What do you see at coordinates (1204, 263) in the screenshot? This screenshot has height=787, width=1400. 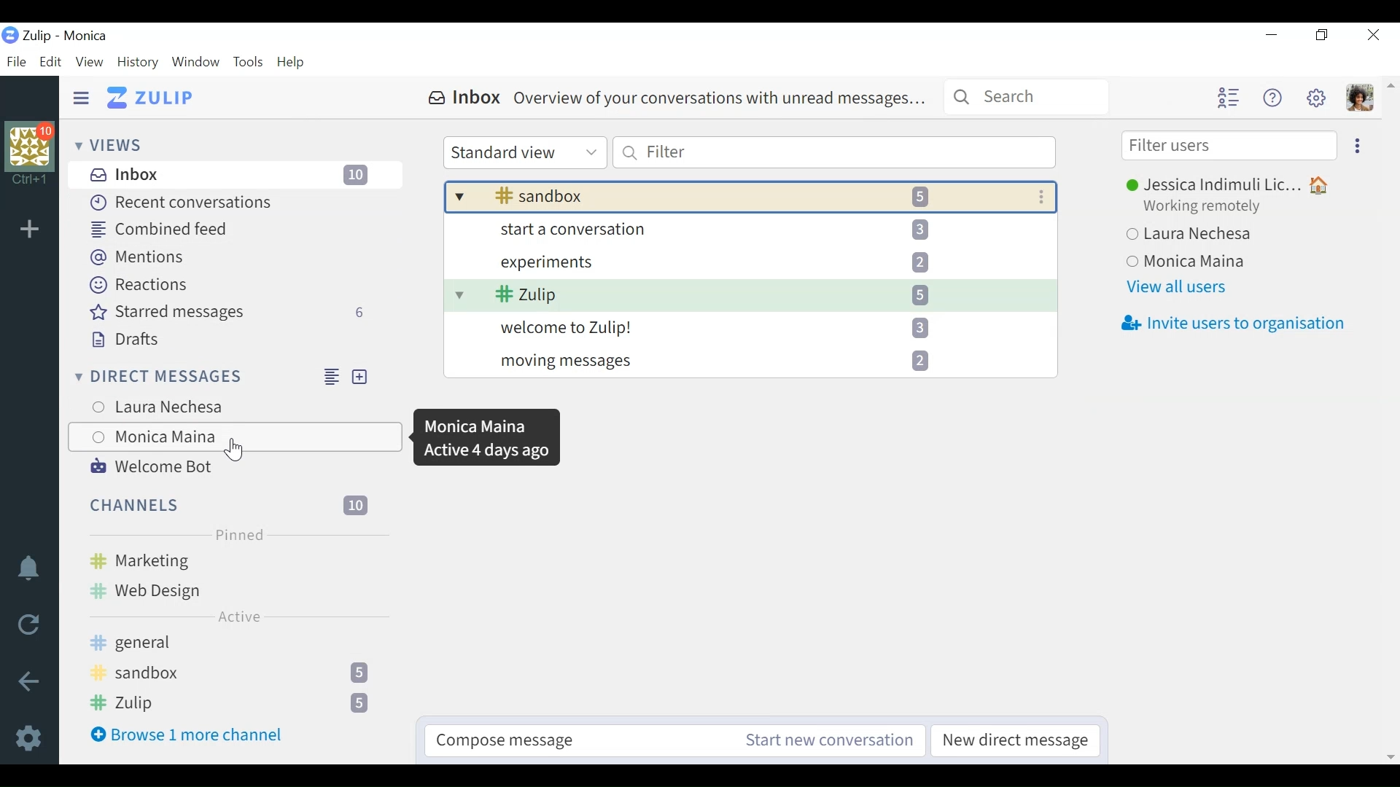 I see `Monica Maina` at bounding box center [1204, 263].